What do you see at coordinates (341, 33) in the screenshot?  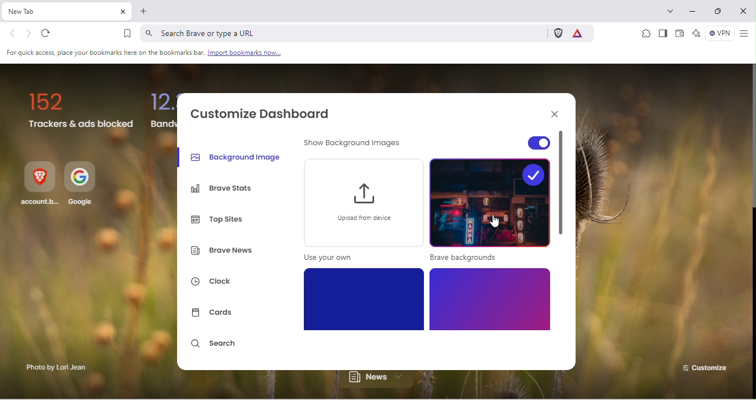 I see `Search bar` at bounding box center [341, 33].